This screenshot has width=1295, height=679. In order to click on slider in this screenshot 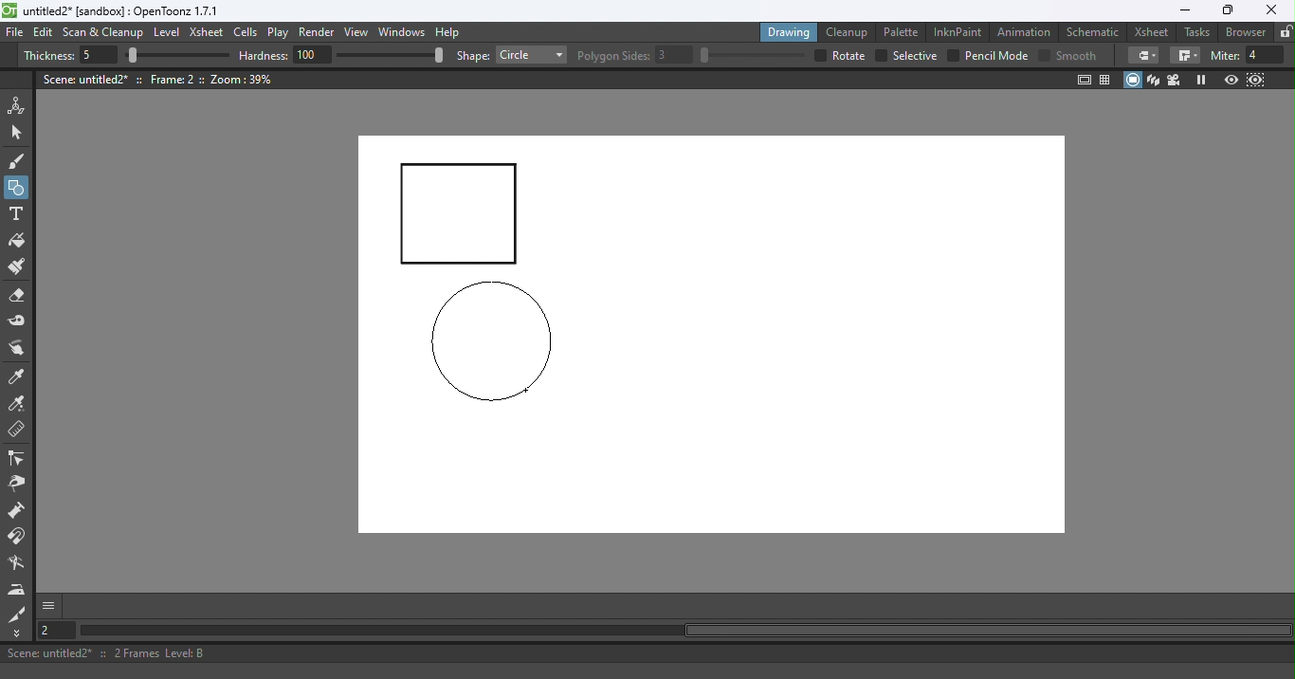, I will do `click(752, 55)`.